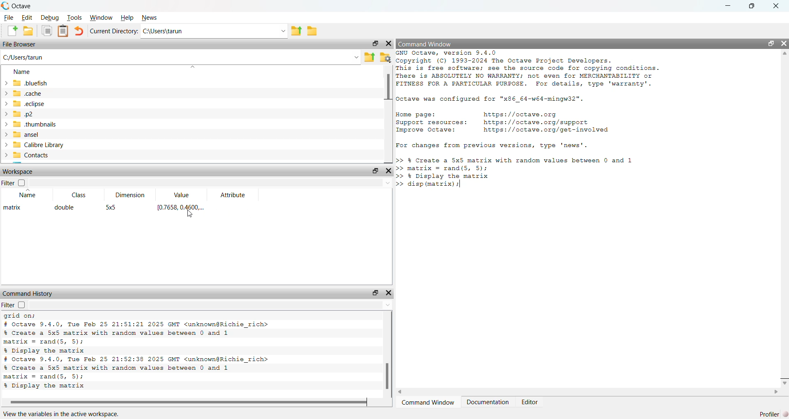 The height and width of the screenshot is (419, 789). Describe the element at coordinates (24, 114) in the screenshot. I see `p2` at that location.